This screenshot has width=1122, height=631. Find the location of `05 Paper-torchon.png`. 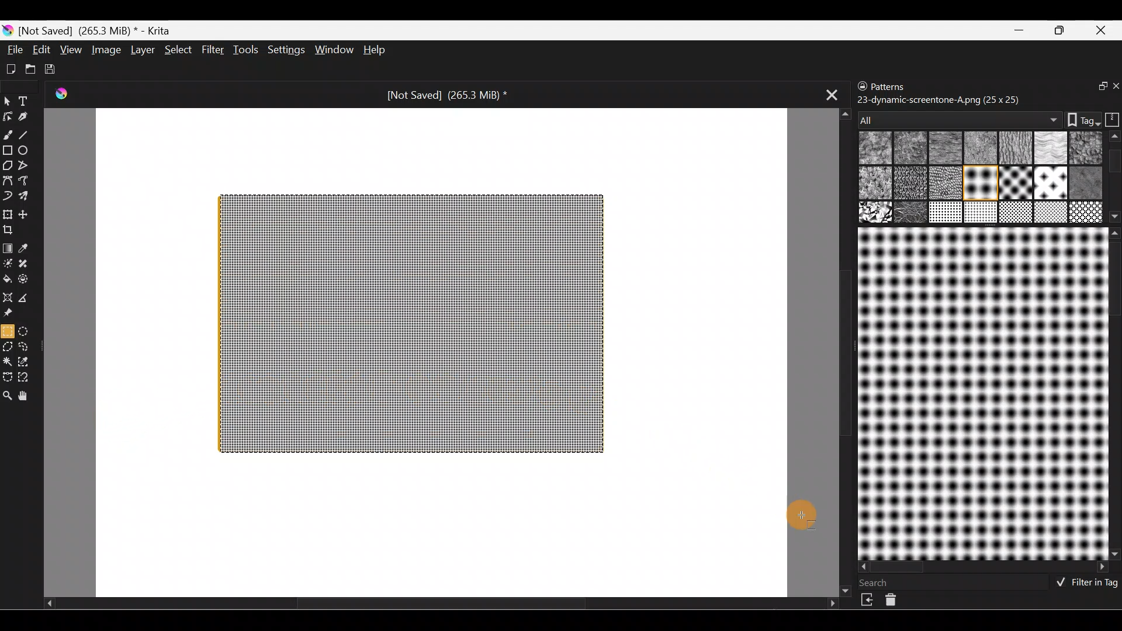

05 Paper-torchon.png is located at coordinates (1048, 149).